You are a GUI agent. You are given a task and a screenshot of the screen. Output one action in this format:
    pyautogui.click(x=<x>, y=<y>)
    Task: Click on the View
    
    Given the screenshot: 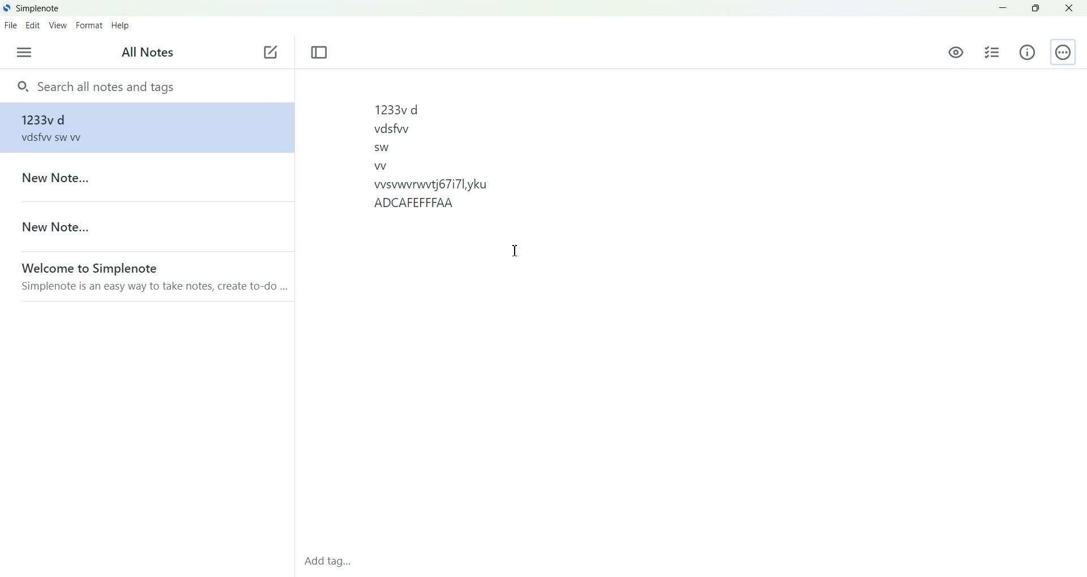 What is the action you would take?
    pyautogui.click(x=58, y=25)
    